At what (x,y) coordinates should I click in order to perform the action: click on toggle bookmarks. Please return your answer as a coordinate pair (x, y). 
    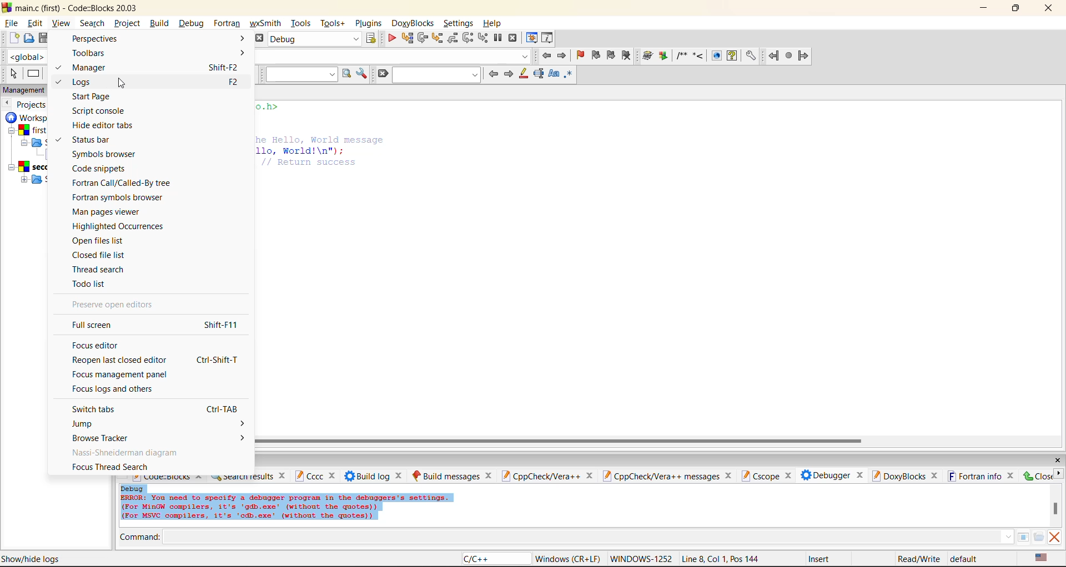
    Looking at the image, I should click on (580, 55).